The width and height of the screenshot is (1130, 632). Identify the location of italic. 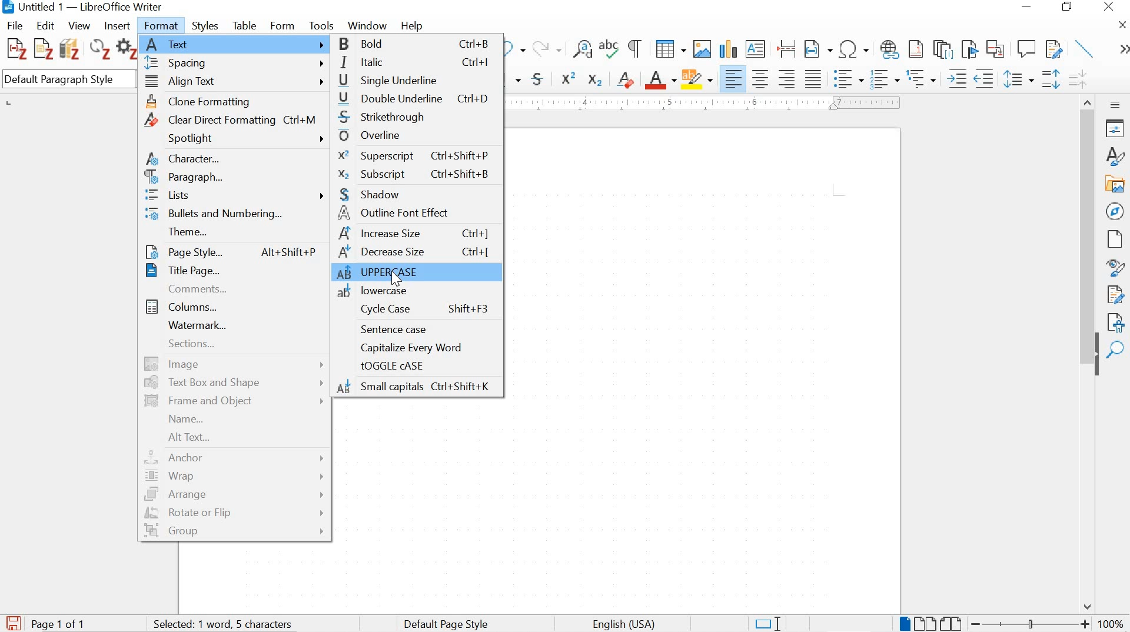
(417, 63).